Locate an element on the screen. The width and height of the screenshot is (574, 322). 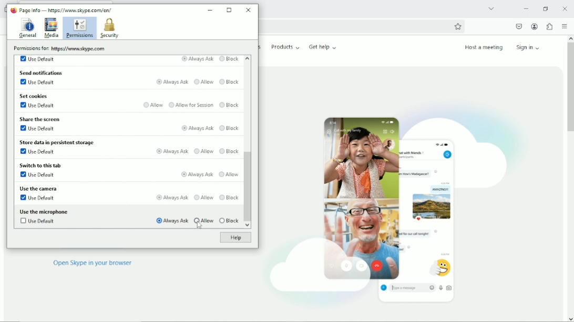
Videocall/chat is located at coordinates (392, 203).